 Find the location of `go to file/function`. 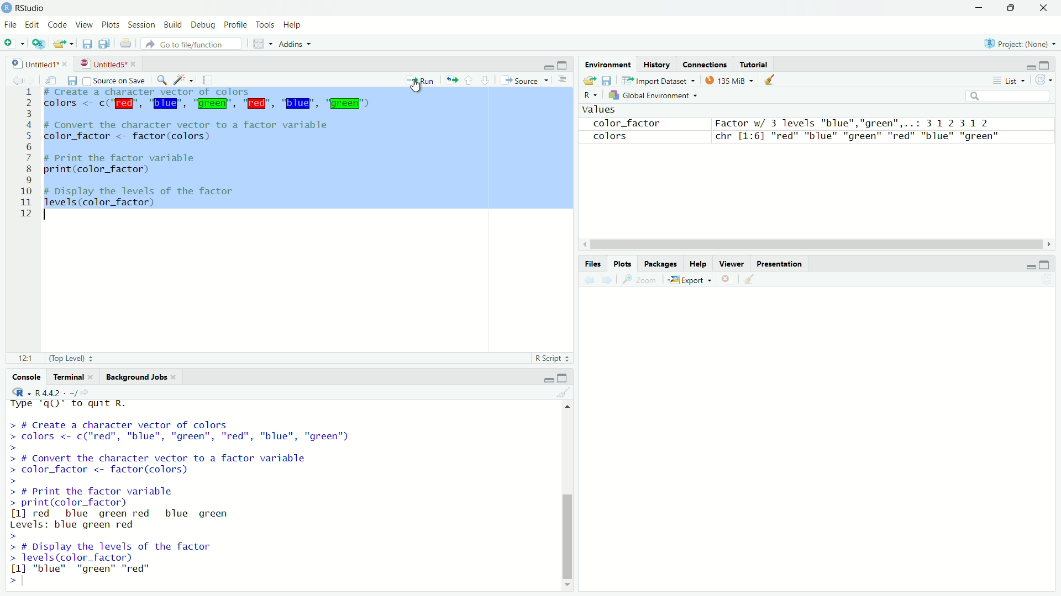

go to file/function is located at coordinates (191, 45).